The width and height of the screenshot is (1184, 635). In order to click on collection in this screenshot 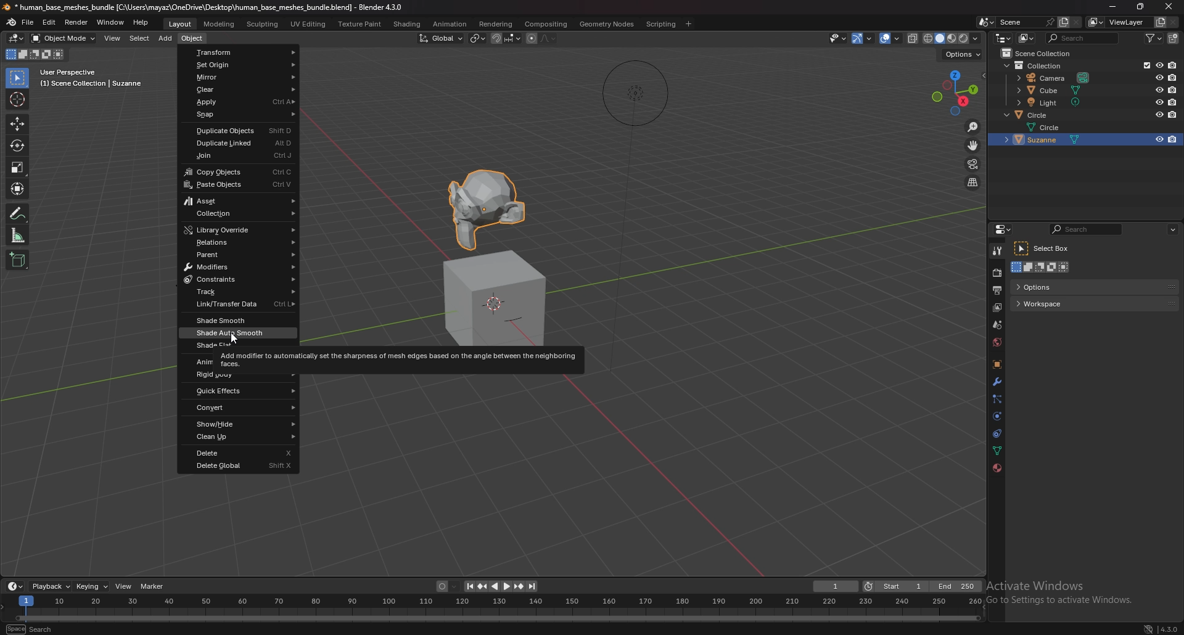, I will do `click(1041, 53)`.